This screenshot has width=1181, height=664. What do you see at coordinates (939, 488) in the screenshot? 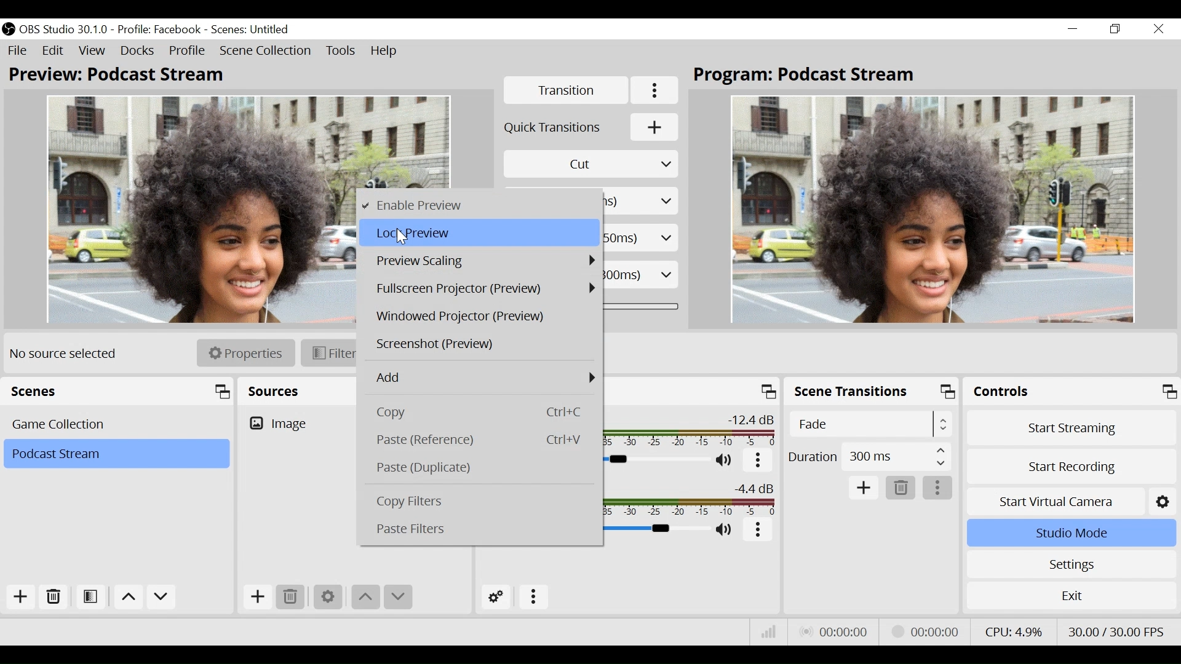
I see `more options` at bounding box center [939, 488].